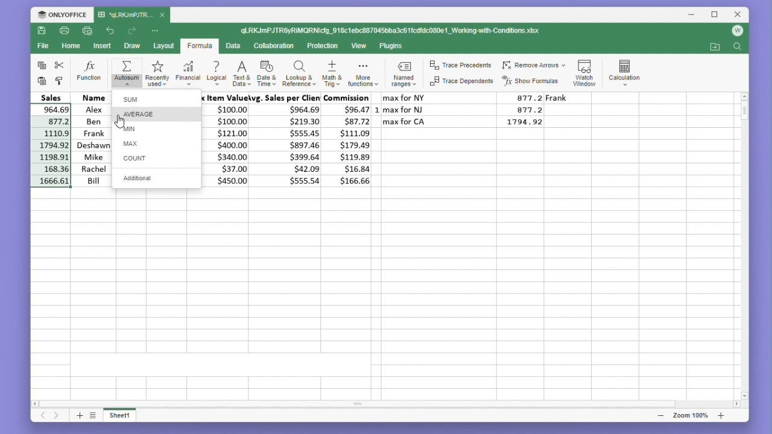 Image resolution: width=772 pixels, height=434 pixels. I want to click on cut, so click(60, 65).